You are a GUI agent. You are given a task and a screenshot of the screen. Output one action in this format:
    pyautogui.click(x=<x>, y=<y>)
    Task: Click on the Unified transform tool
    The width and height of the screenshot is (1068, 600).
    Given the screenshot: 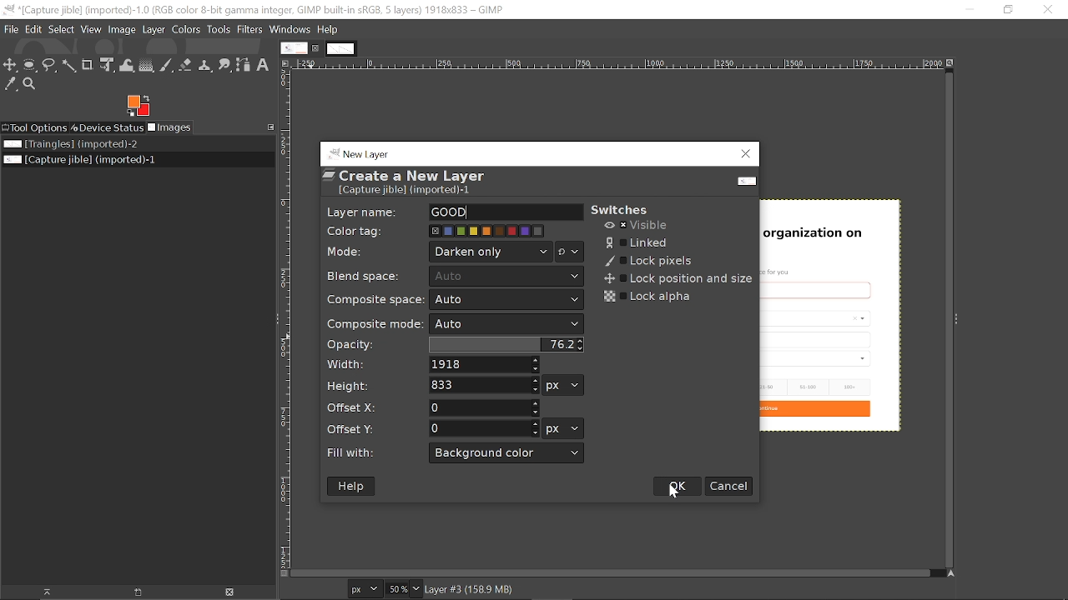 What is the action you would take?
    pyautogui.click(x=107, y=65)
    